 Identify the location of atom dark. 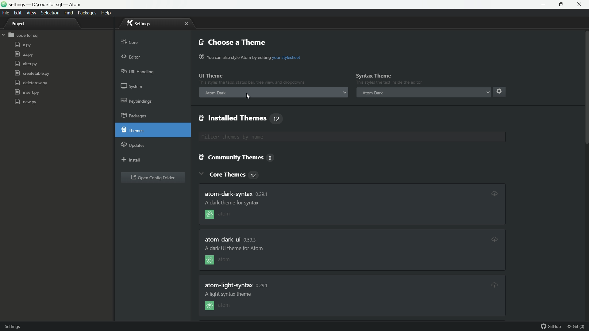
(372, 93).